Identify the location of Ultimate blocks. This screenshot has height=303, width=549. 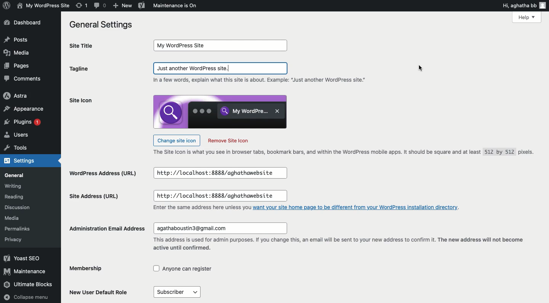
(29, 285).